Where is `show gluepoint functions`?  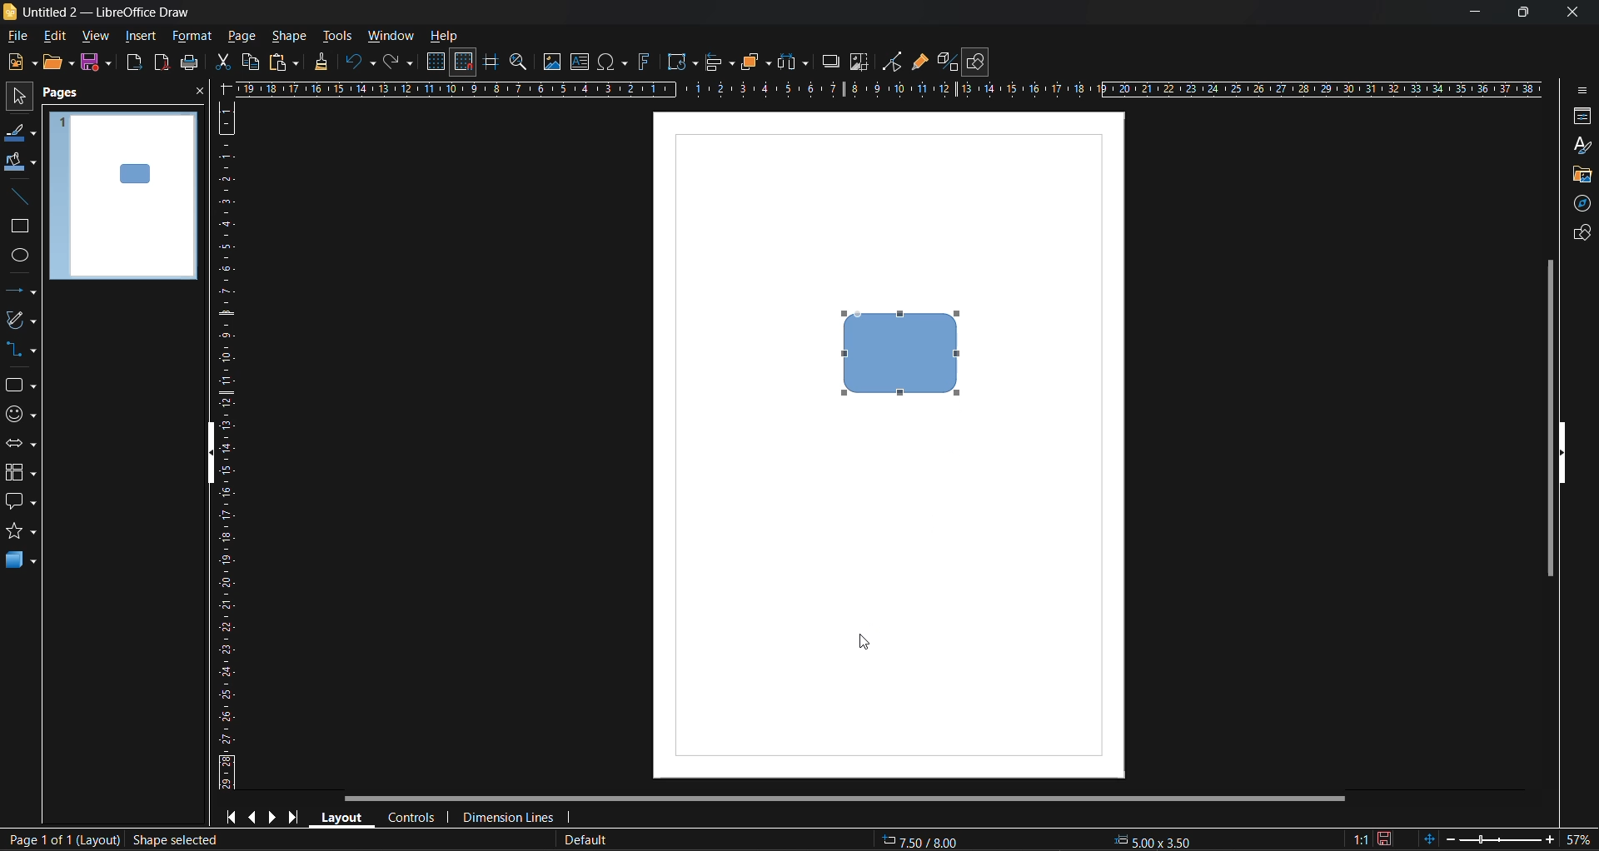
show gluepoint functions is located at coordinates (919, 62).